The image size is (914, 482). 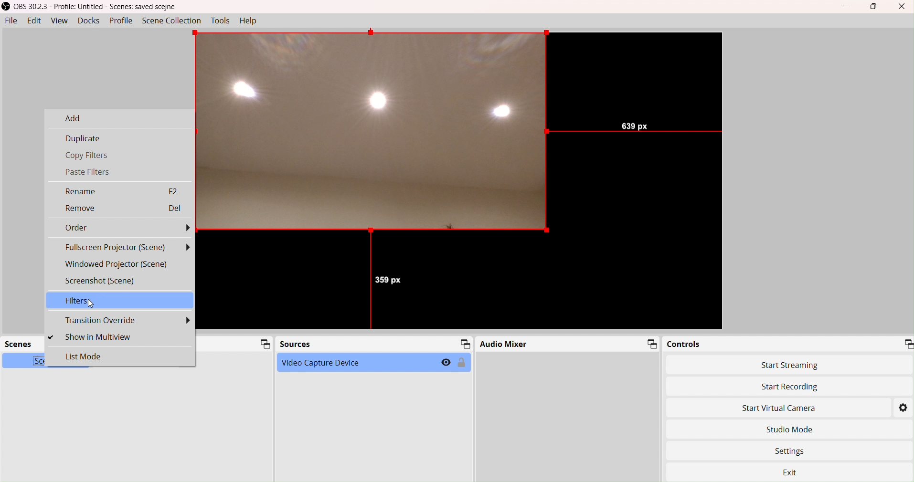 I want to click on File, so click(x=11, y=21).